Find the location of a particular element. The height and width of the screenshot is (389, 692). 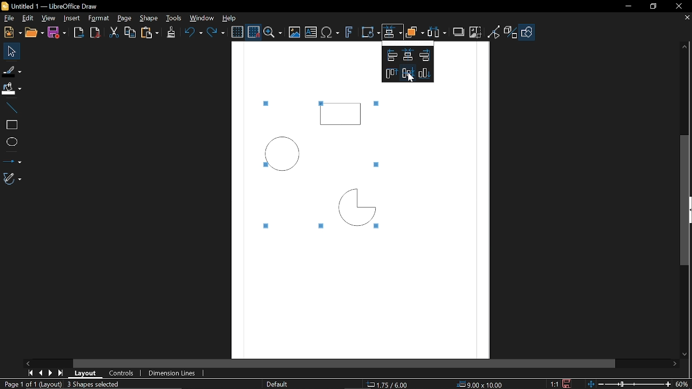

Align top is located at coordinates (391, 74).